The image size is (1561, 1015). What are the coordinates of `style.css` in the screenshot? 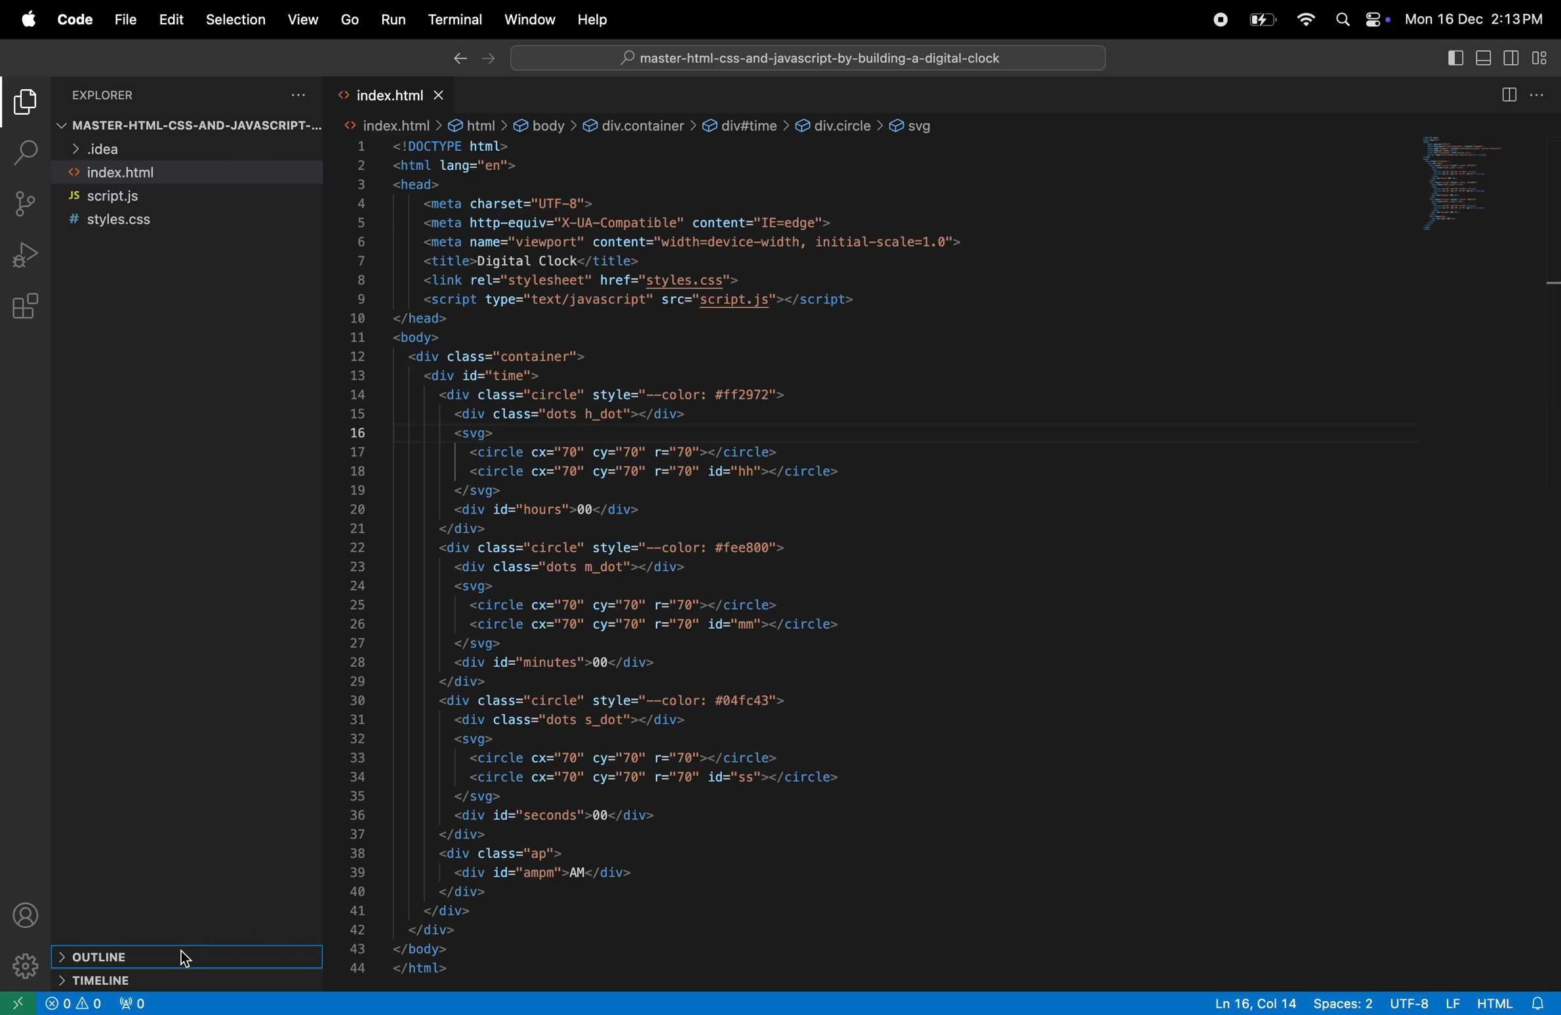 It's located at (174, 222).